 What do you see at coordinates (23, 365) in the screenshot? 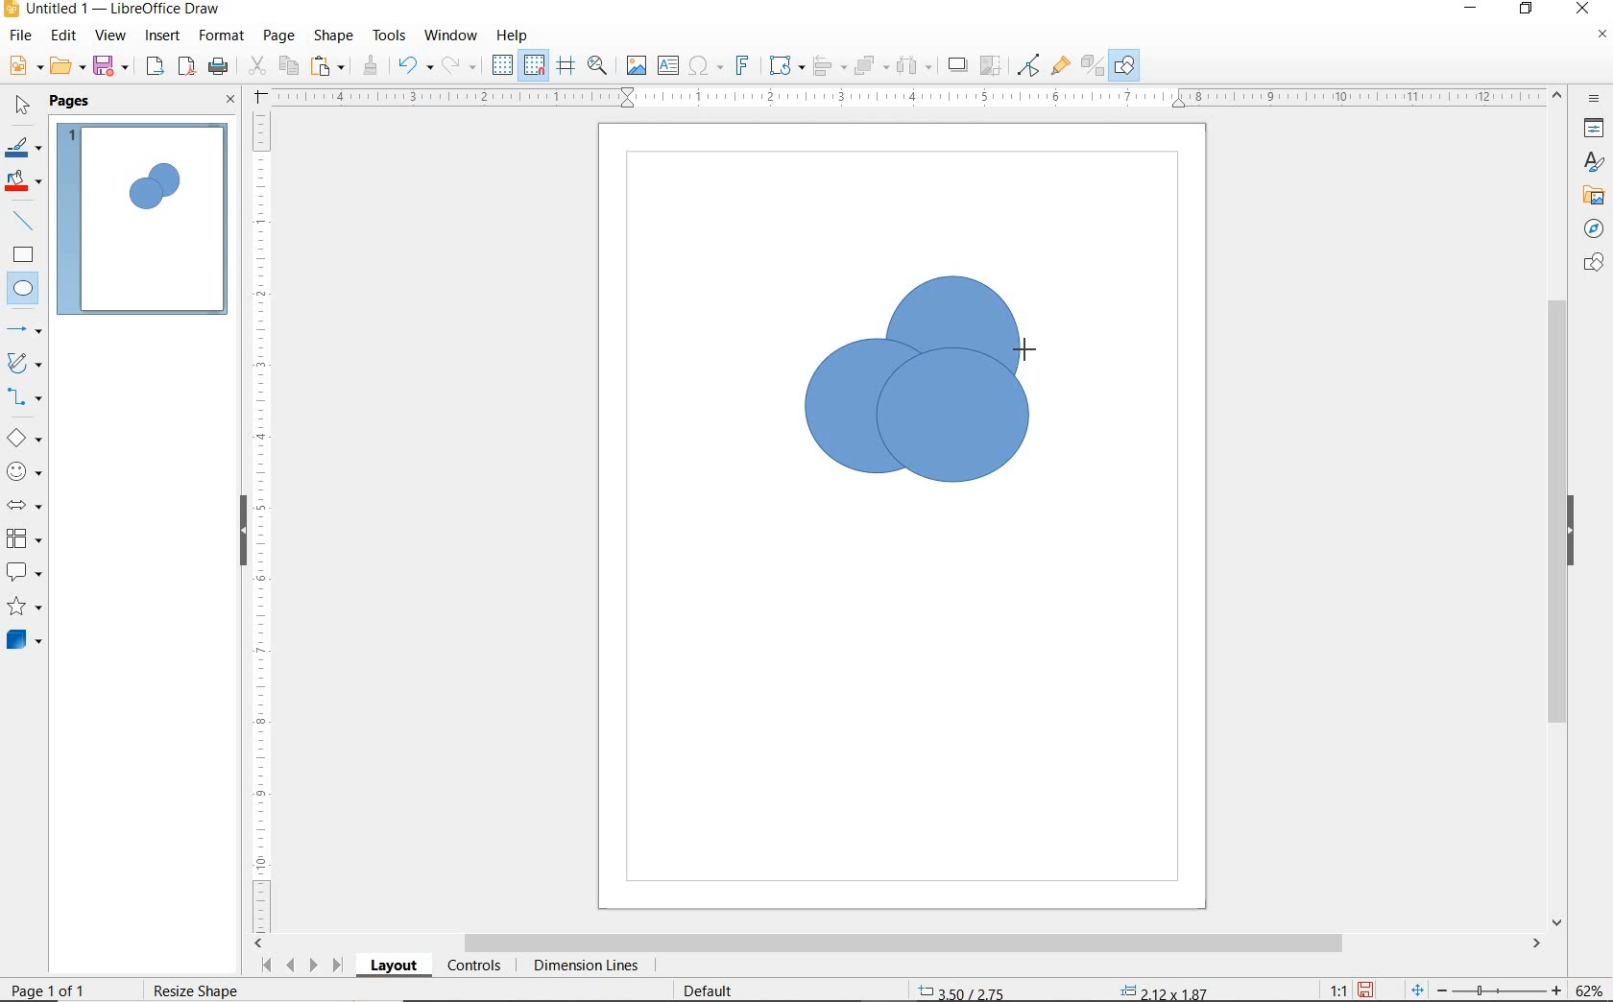
I see `CURVES AND POLYGONS` at bounding box center [23, 365].